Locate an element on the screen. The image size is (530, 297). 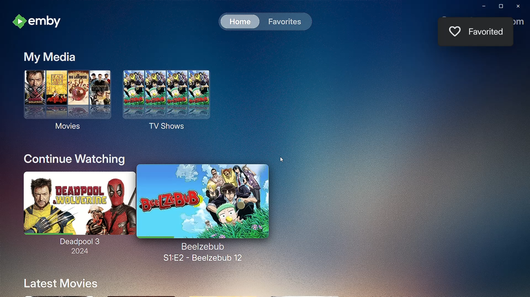
Deadpool 3 is located at coordinates (75, 208).